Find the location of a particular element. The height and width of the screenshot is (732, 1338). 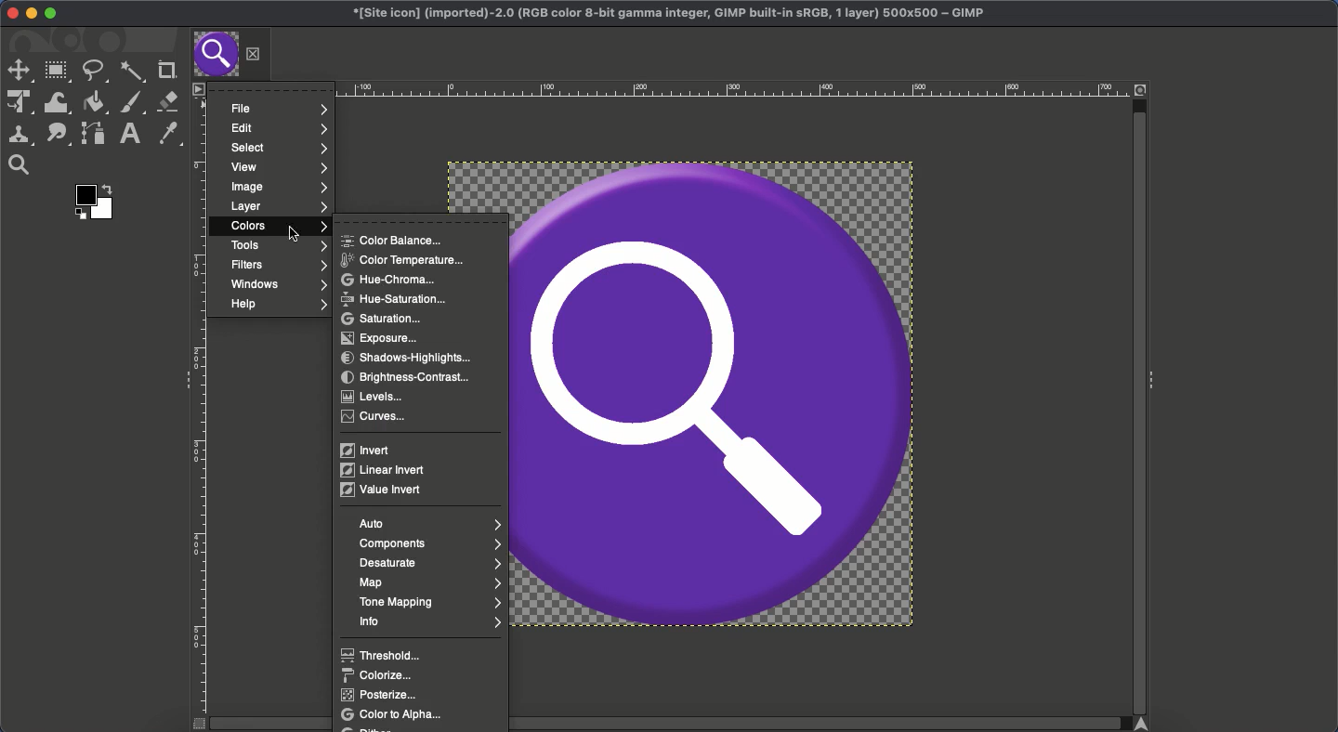

Posterize is located at coordinates (383, 694).